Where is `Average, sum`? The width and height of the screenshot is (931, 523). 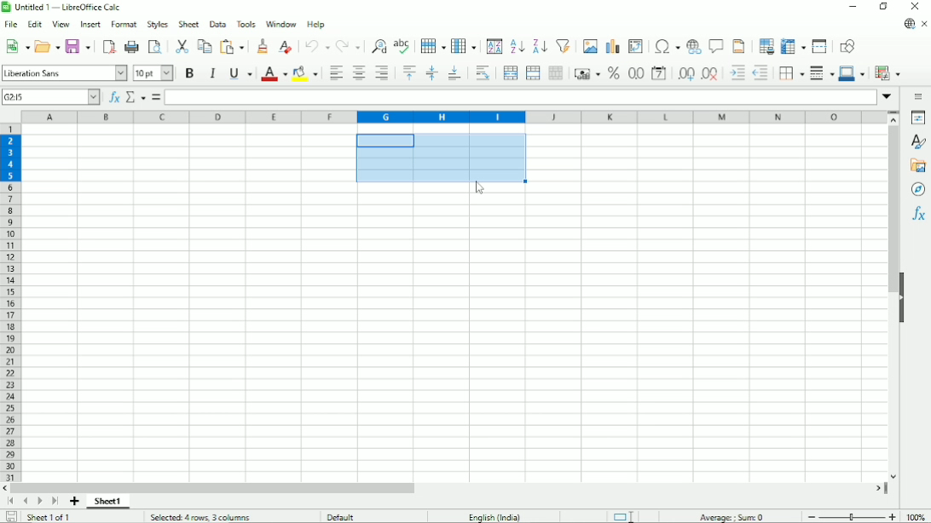 Average, sum is located at coordinates (733, 515).